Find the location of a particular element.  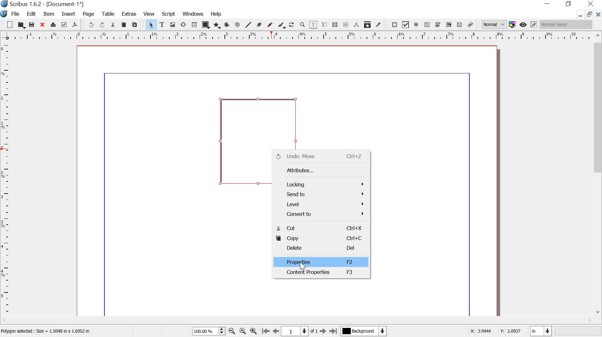

go to last page is located at coordinates (334, 331).